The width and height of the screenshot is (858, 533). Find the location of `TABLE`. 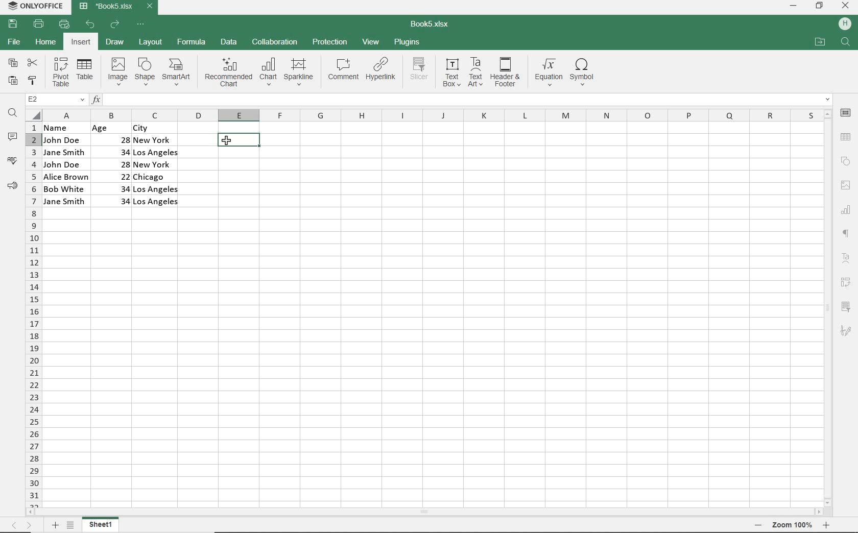

TABLE is located at coordinates (86, 72).